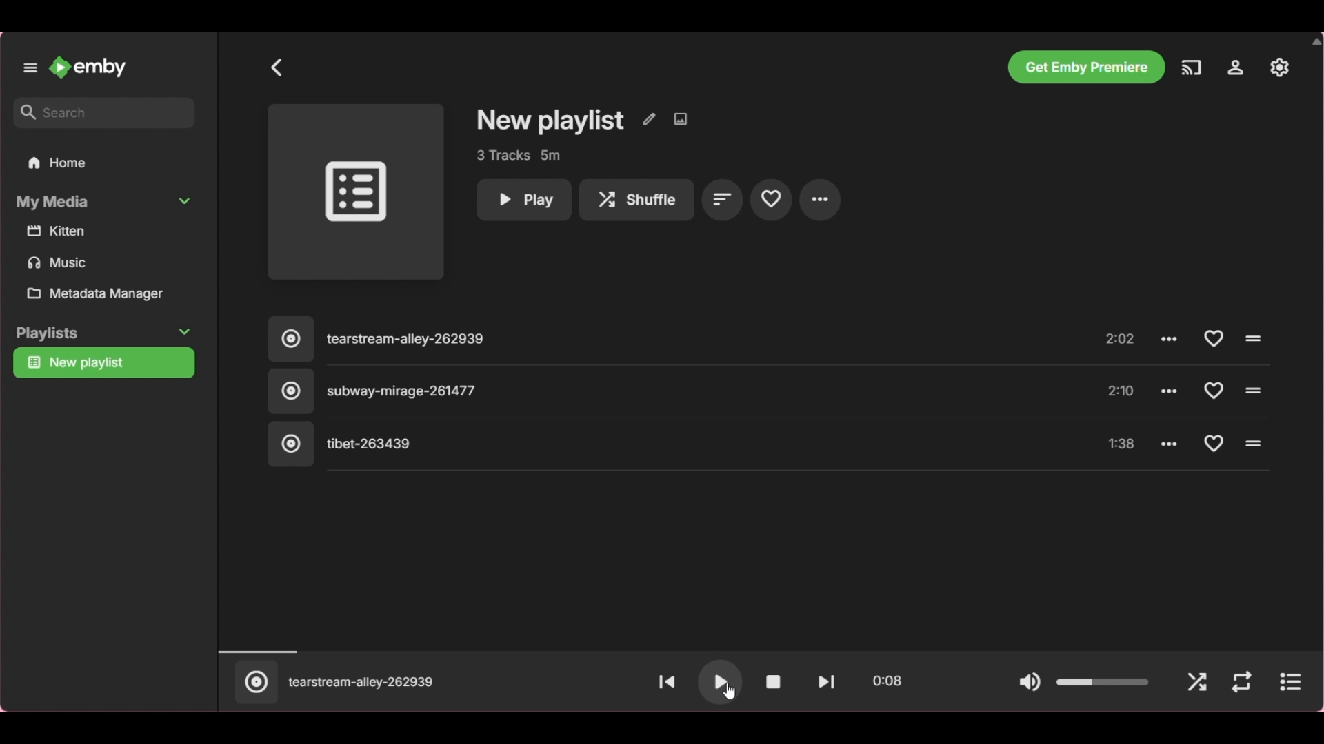 This screenshot has height=744, width=1324. I want to click on Duration of music played changed, so click(767, 651).